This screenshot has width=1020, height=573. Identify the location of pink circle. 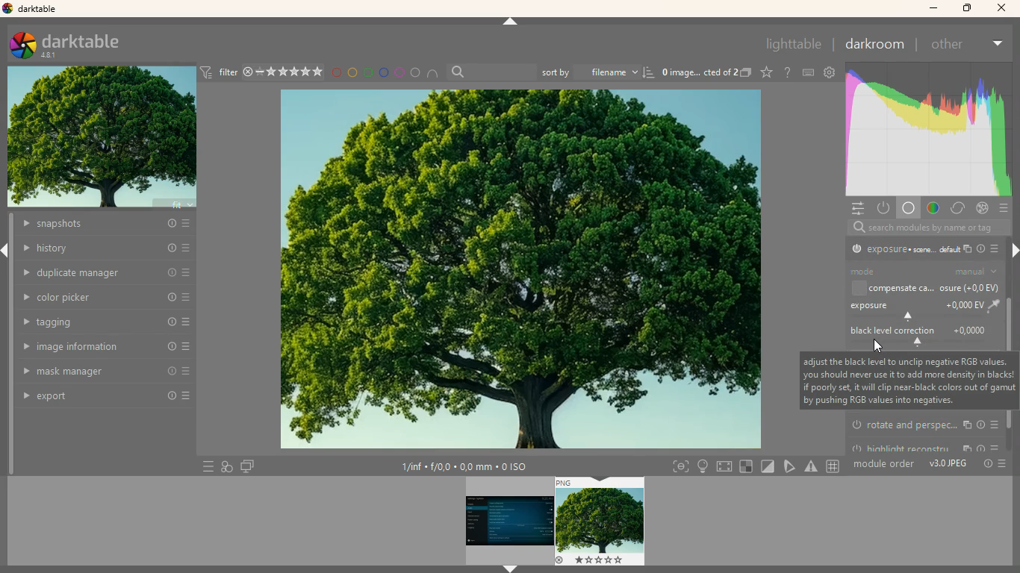
(399, 71).